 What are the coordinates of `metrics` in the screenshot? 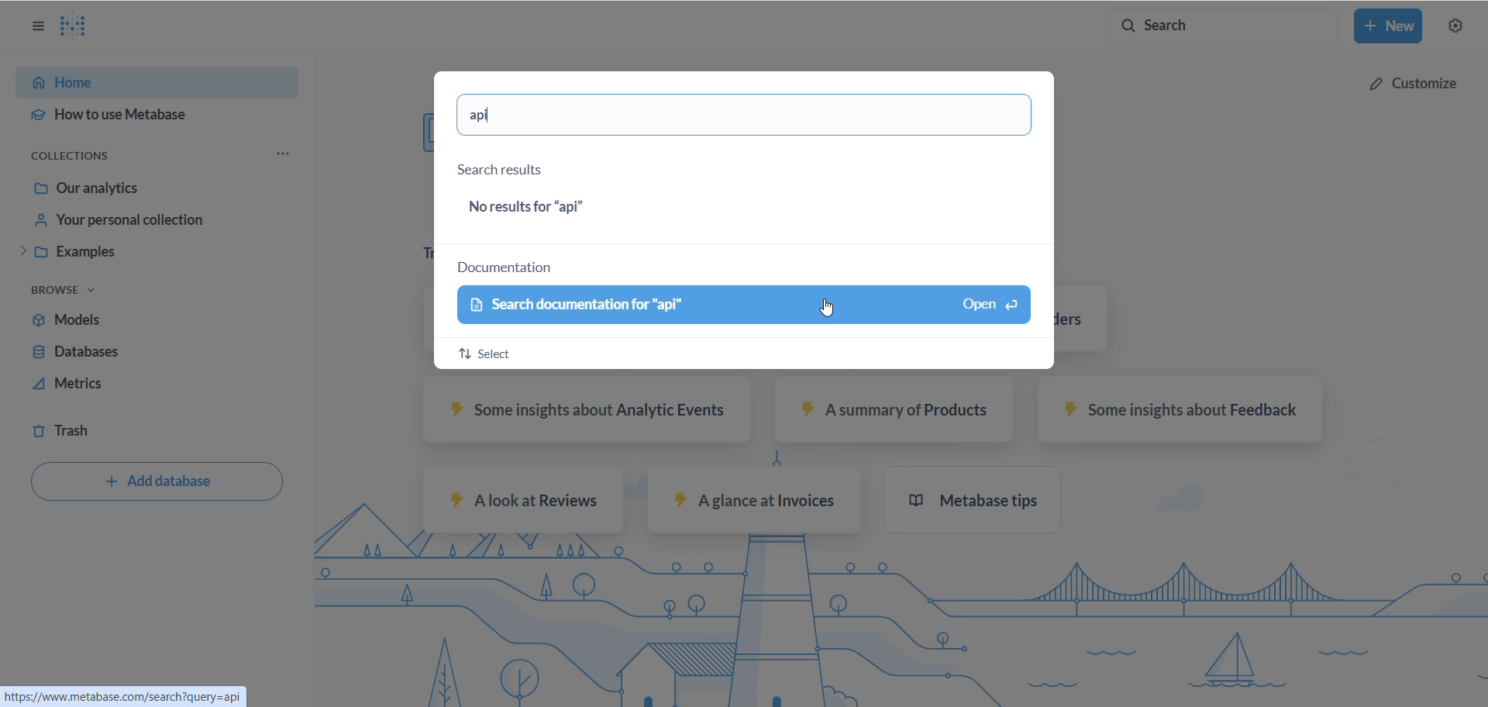 It's located at (96, 385).